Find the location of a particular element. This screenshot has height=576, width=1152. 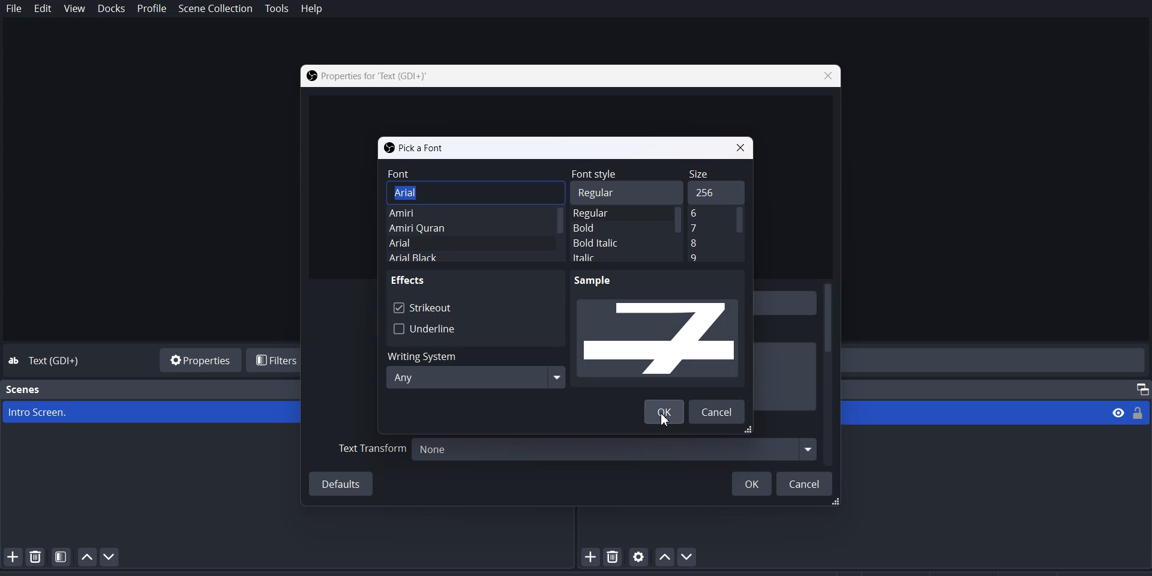

Regular is located at coordinates (605, 214).